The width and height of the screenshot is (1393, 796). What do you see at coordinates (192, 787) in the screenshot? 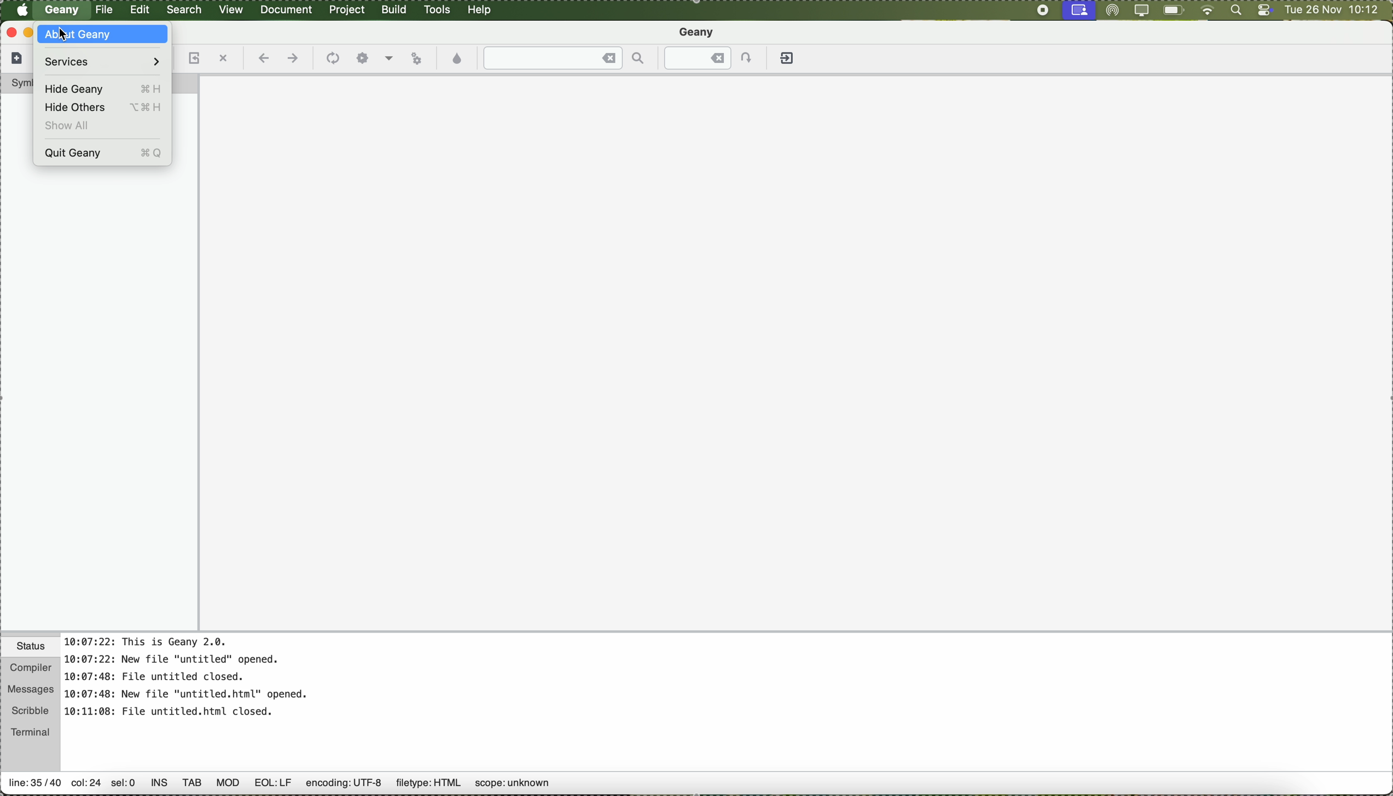
I see `TAB` at bounding box center [192, 787].